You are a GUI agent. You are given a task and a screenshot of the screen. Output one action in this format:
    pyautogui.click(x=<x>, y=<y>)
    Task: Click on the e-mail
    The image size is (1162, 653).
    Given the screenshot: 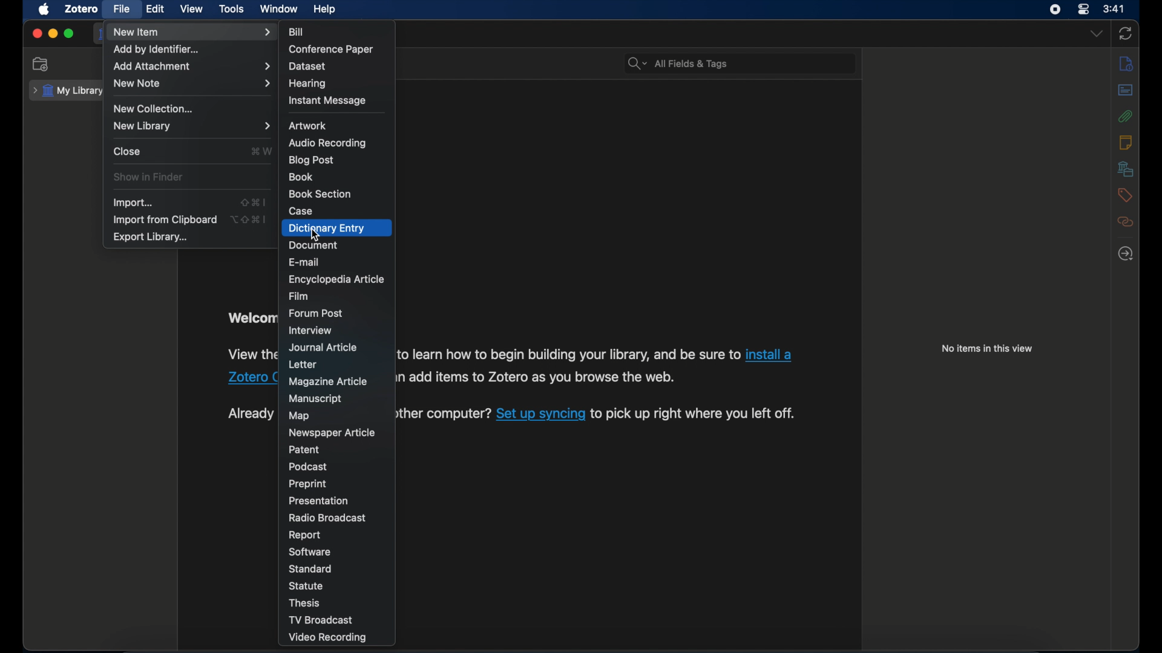 What is the action you would take?
    pyautogui.click(x=304, y=262)
    